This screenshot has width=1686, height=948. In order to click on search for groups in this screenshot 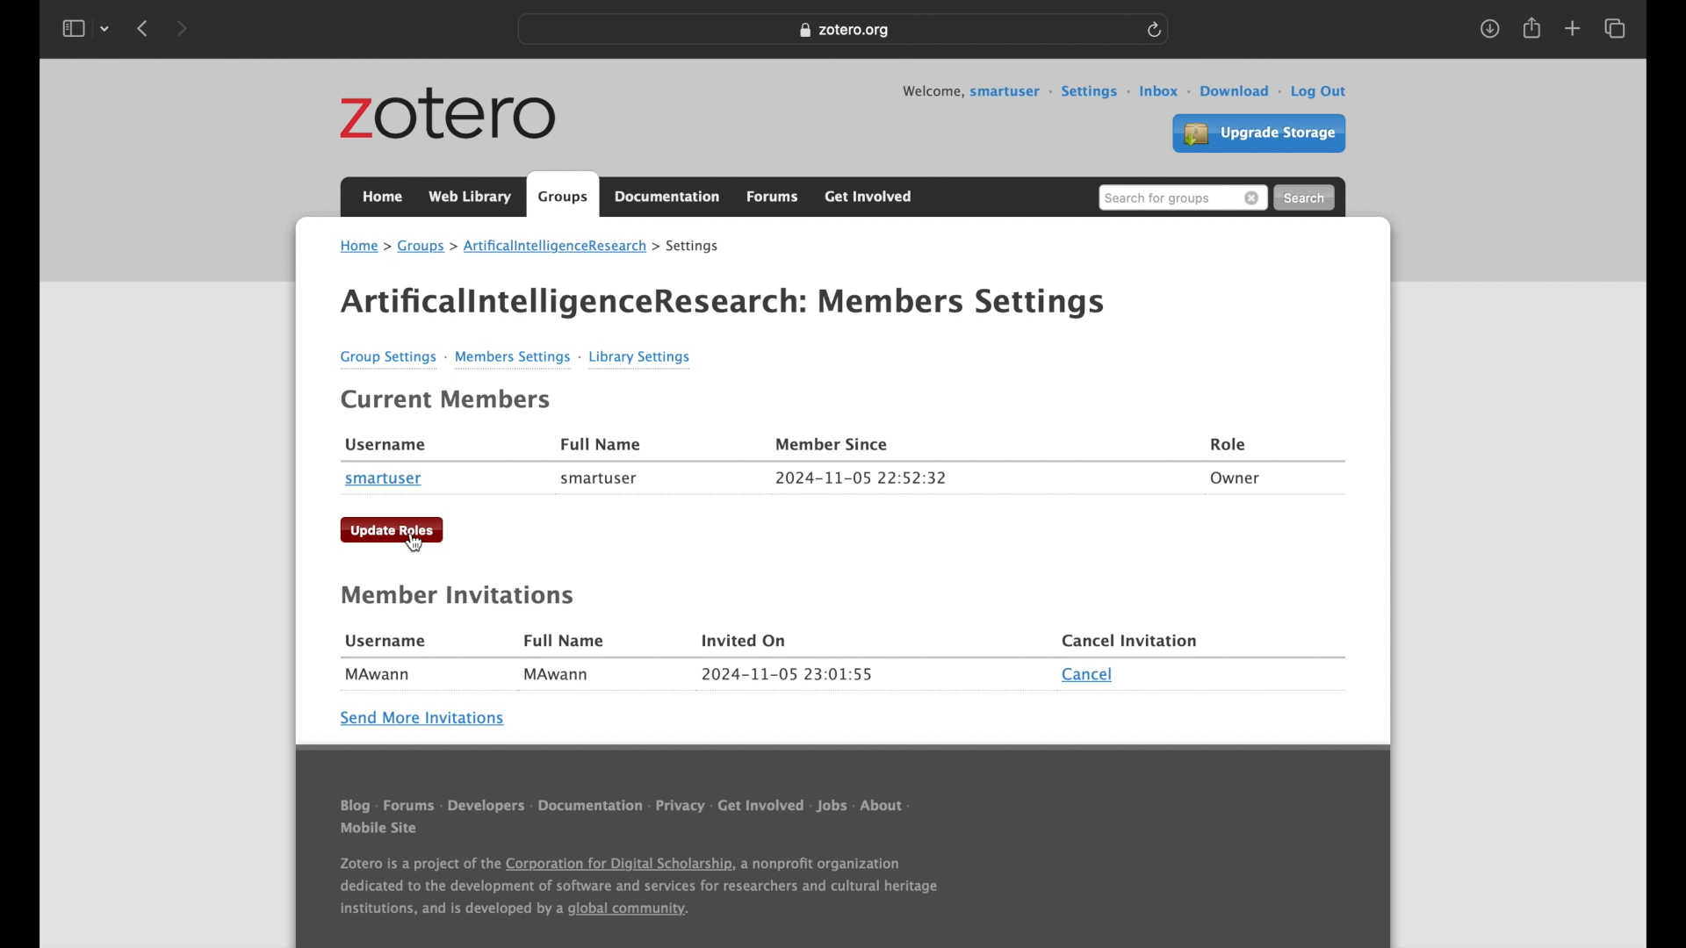, I will do `click(1182, 198)`.